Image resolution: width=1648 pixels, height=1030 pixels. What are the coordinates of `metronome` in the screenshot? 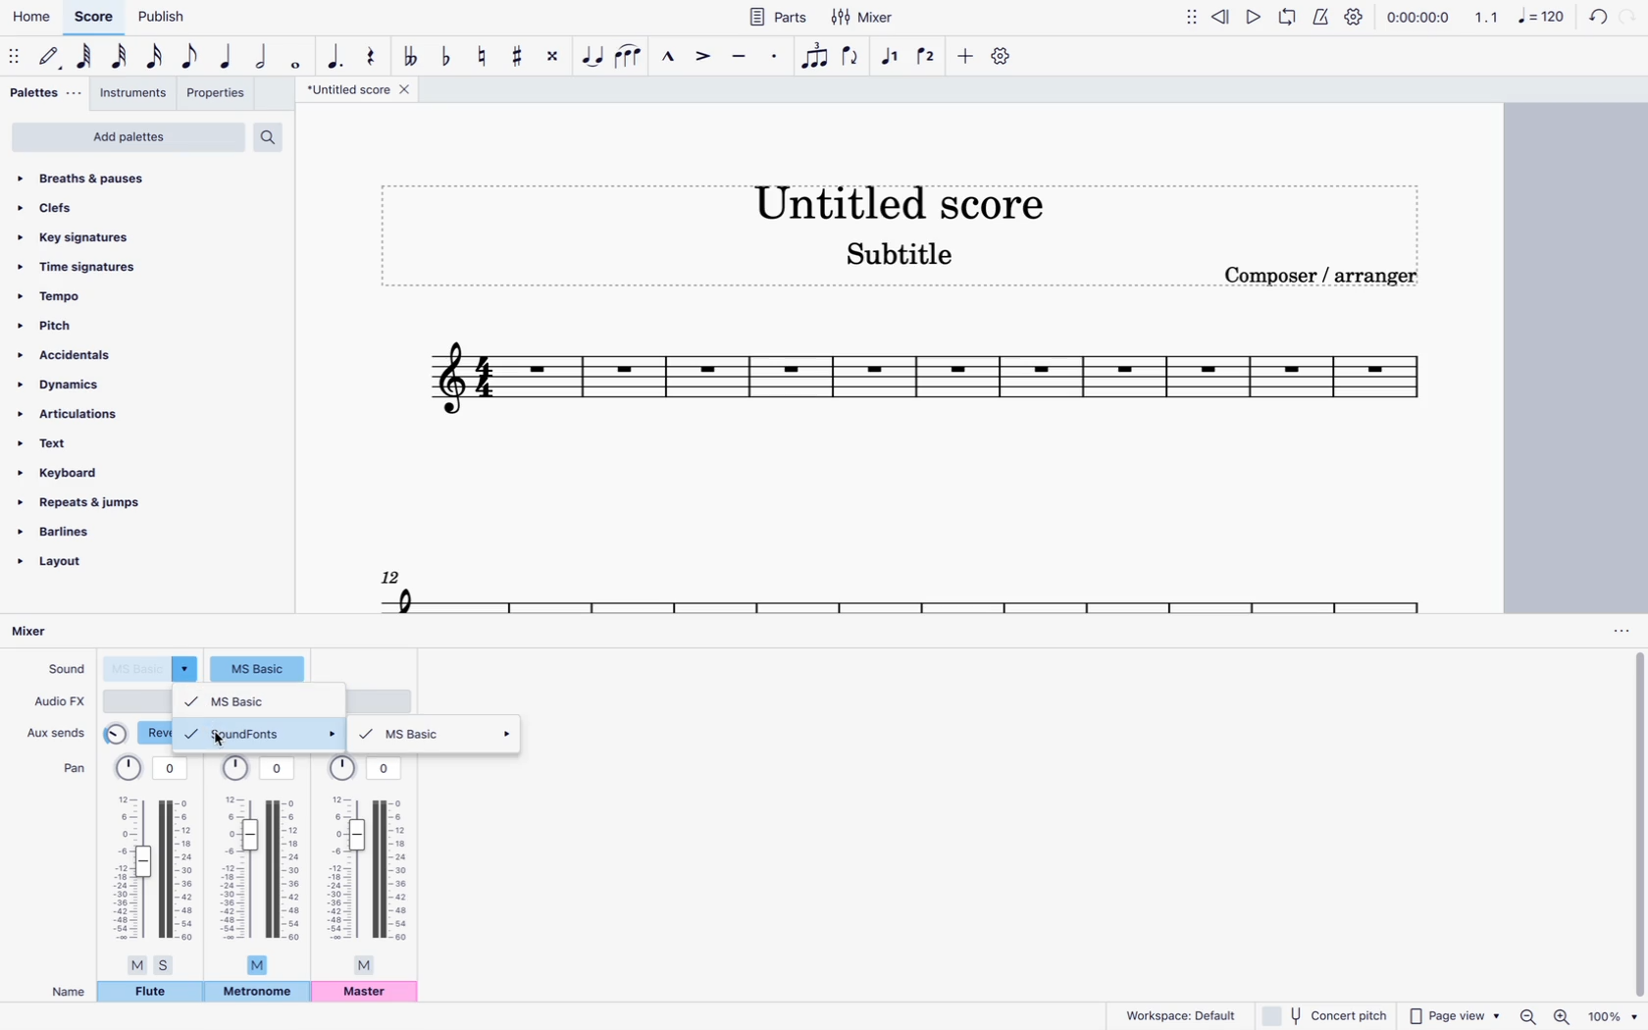 It's located at (258, 994).